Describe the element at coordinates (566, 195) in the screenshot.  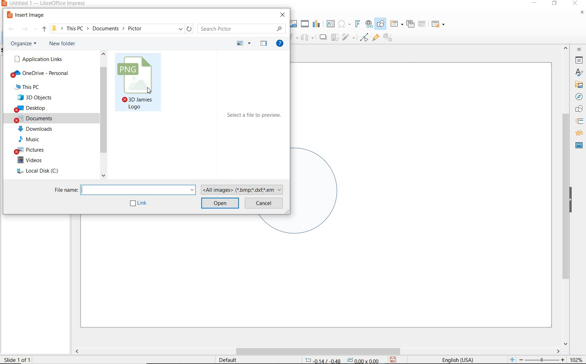
I see `scrollbar` at that location.